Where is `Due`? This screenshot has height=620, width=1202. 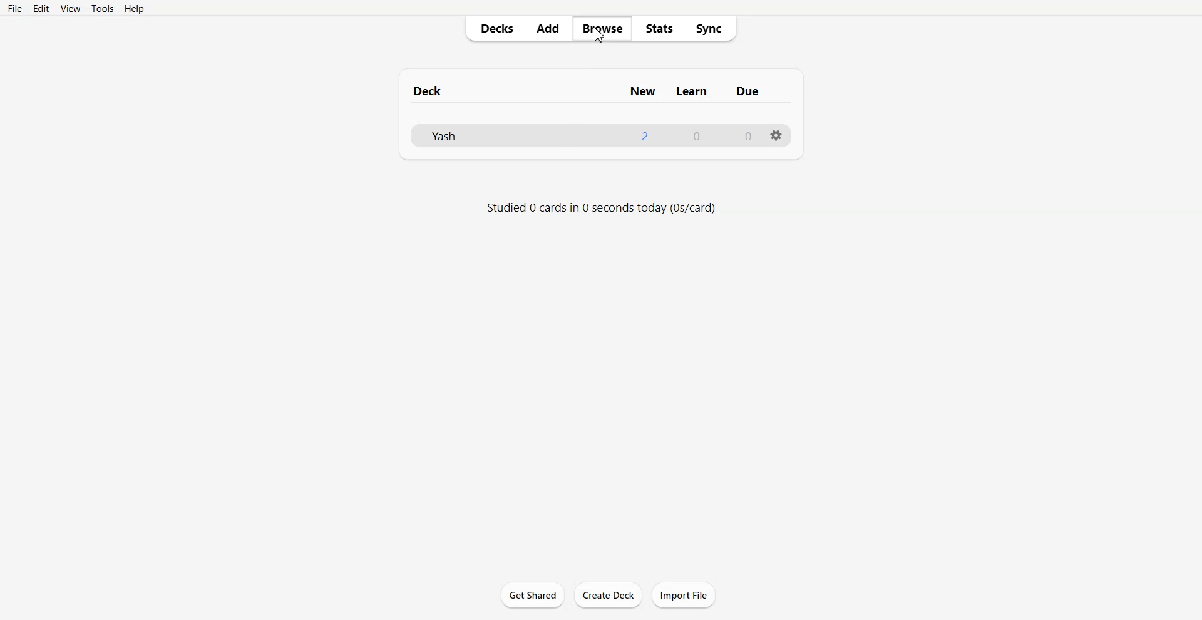
Due is located at coordinates (755, 91).